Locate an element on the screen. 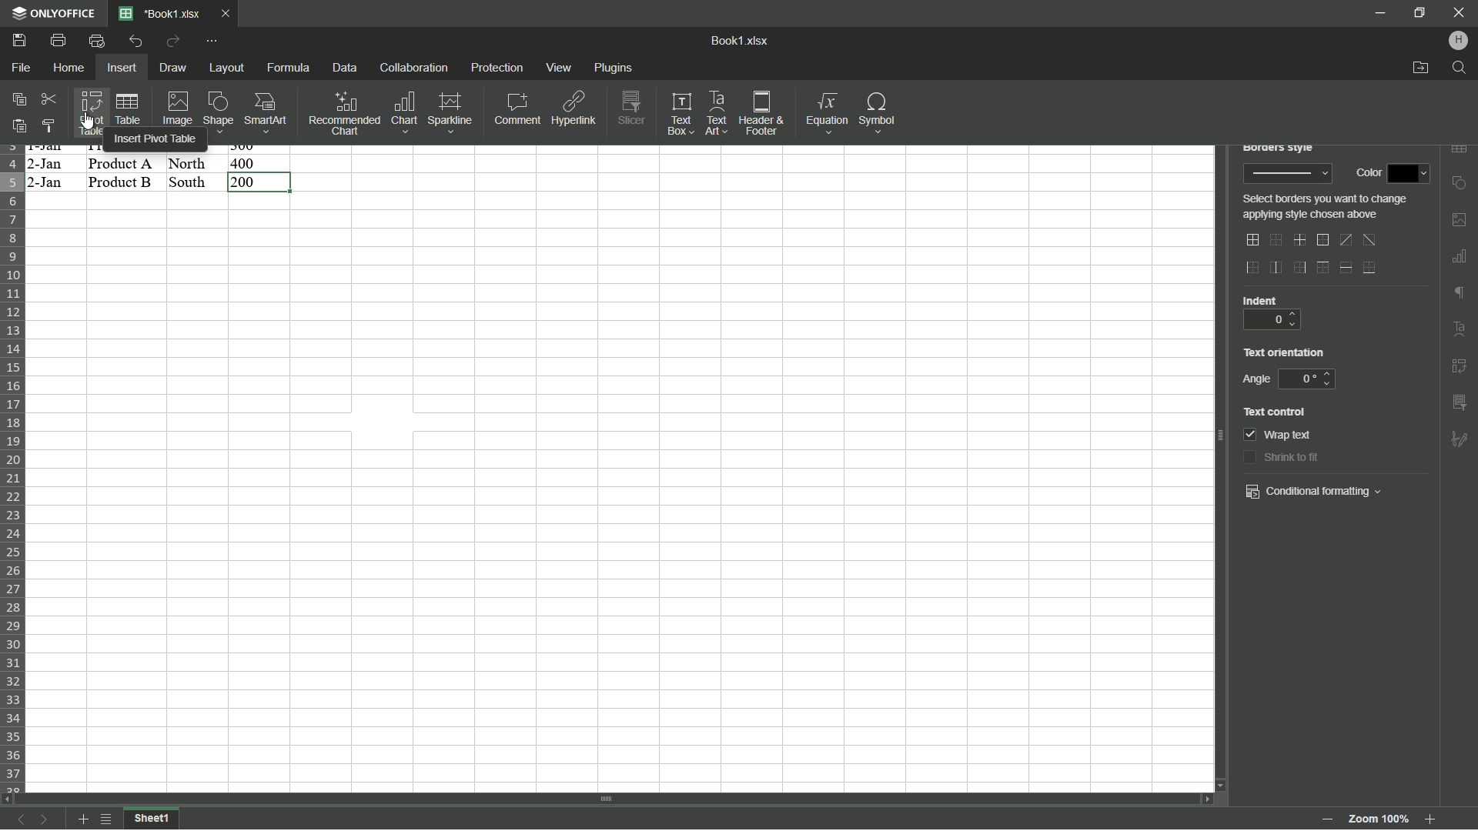  scroll bar is located at coordinates (608, 798).